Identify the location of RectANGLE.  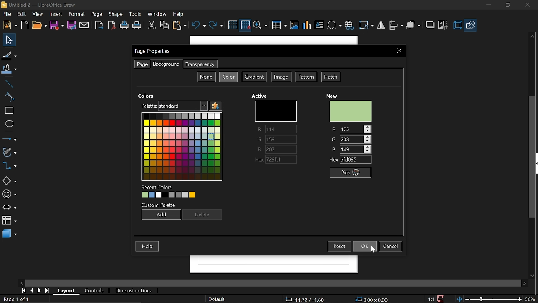
(8, 111).